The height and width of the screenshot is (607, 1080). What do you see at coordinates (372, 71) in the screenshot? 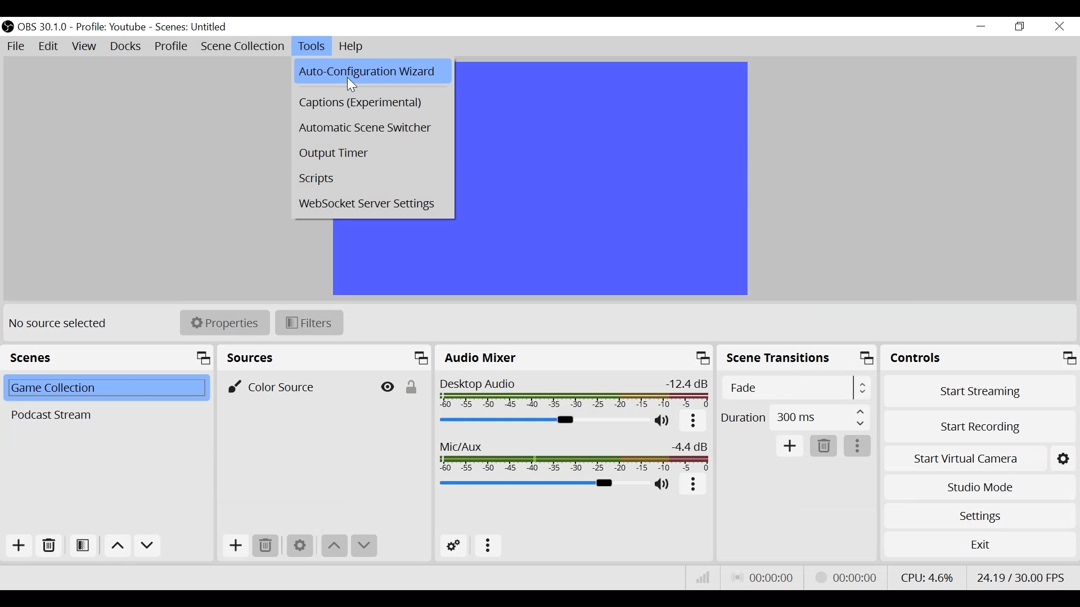
I see `Auto-Configuration Wizard` at bounding box center [372, 71].